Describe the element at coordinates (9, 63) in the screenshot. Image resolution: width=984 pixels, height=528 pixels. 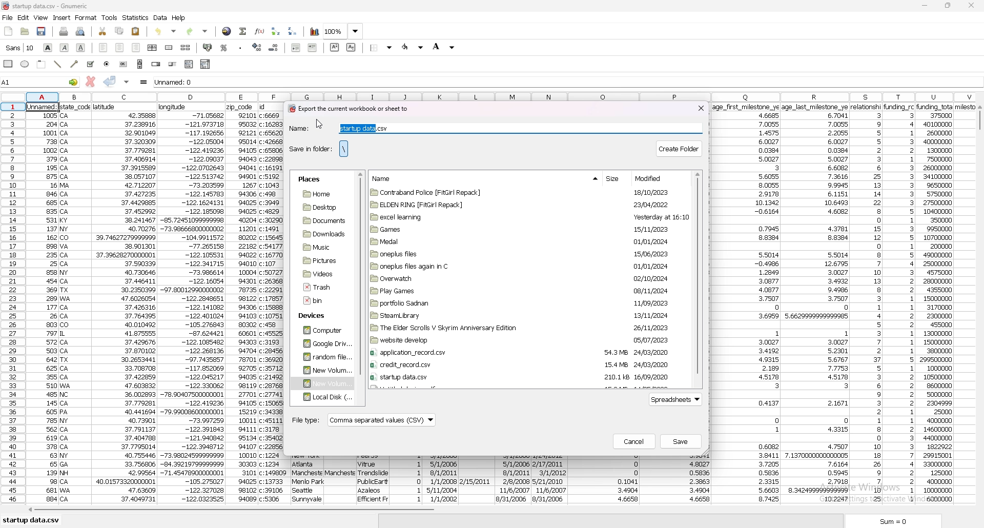
I see `rectangle` at that location.